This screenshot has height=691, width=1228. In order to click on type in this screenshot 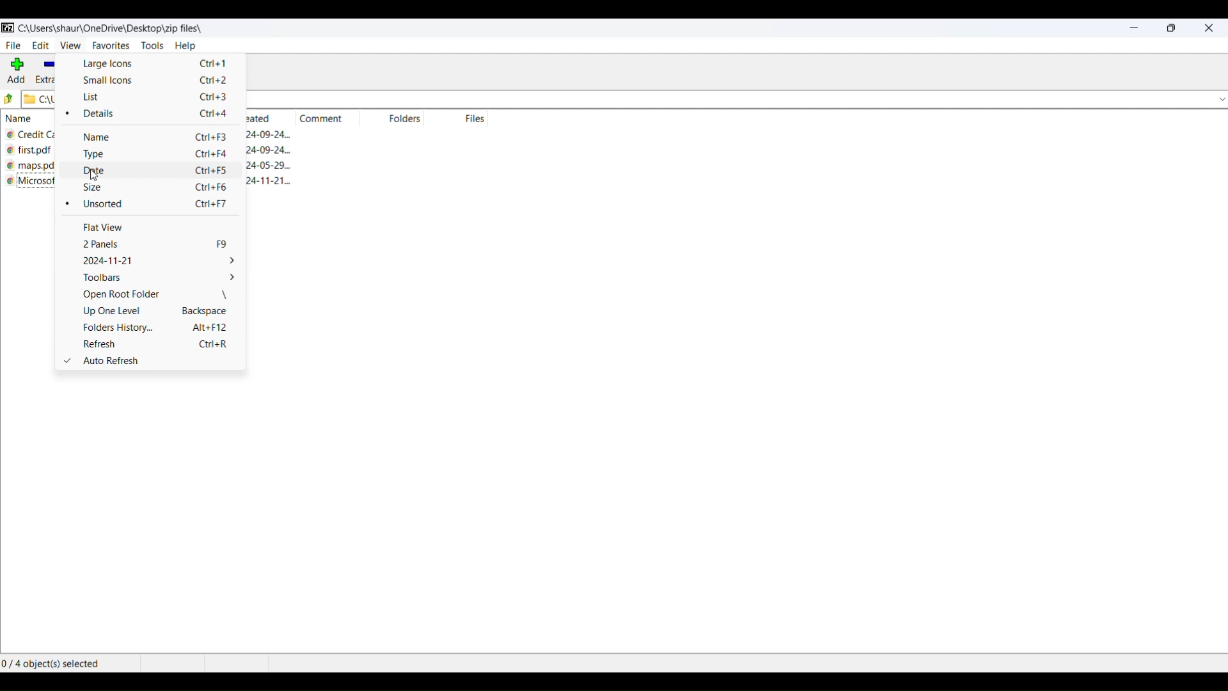, I will do `click(155, 156)`.